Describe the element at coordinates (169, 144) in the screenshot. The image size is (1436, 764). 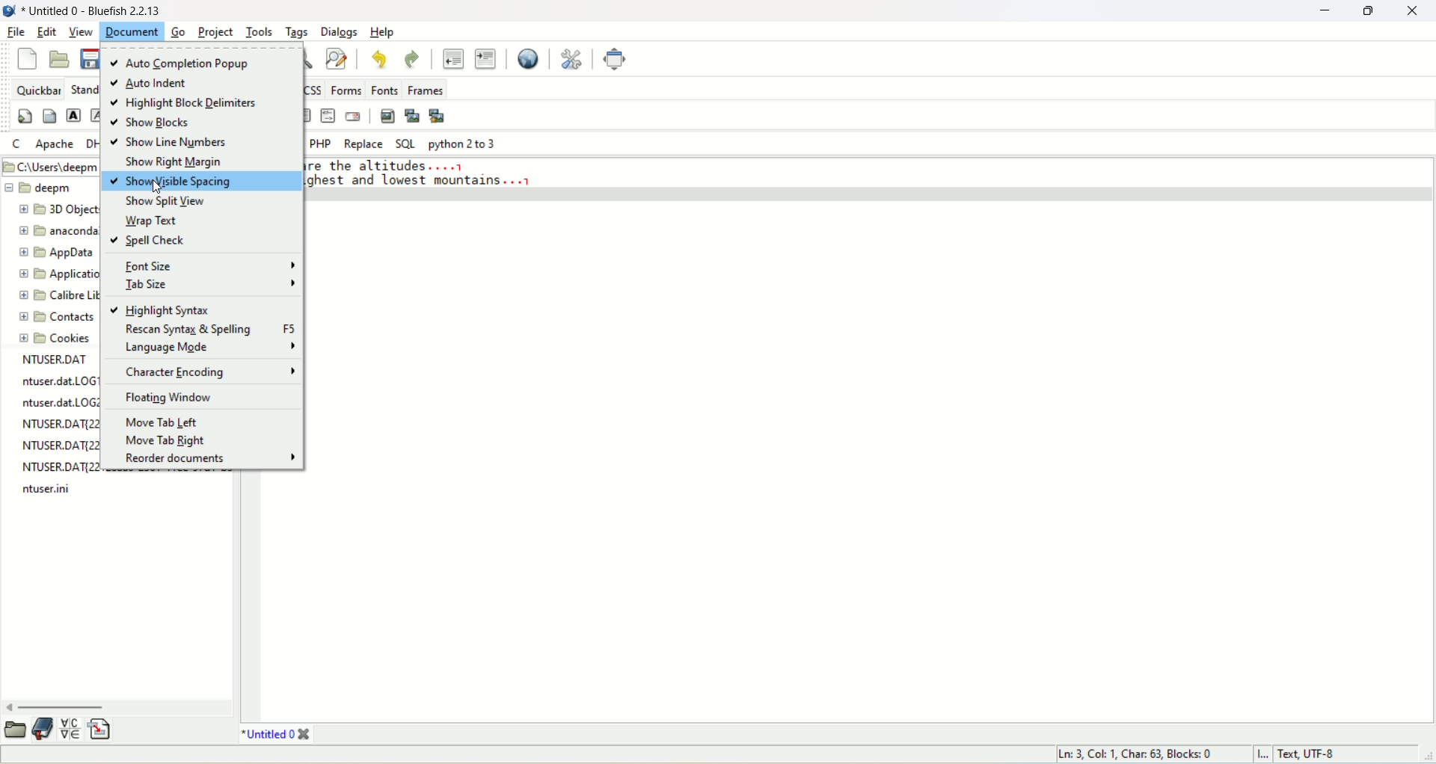
I see `show line numbers` at that location.